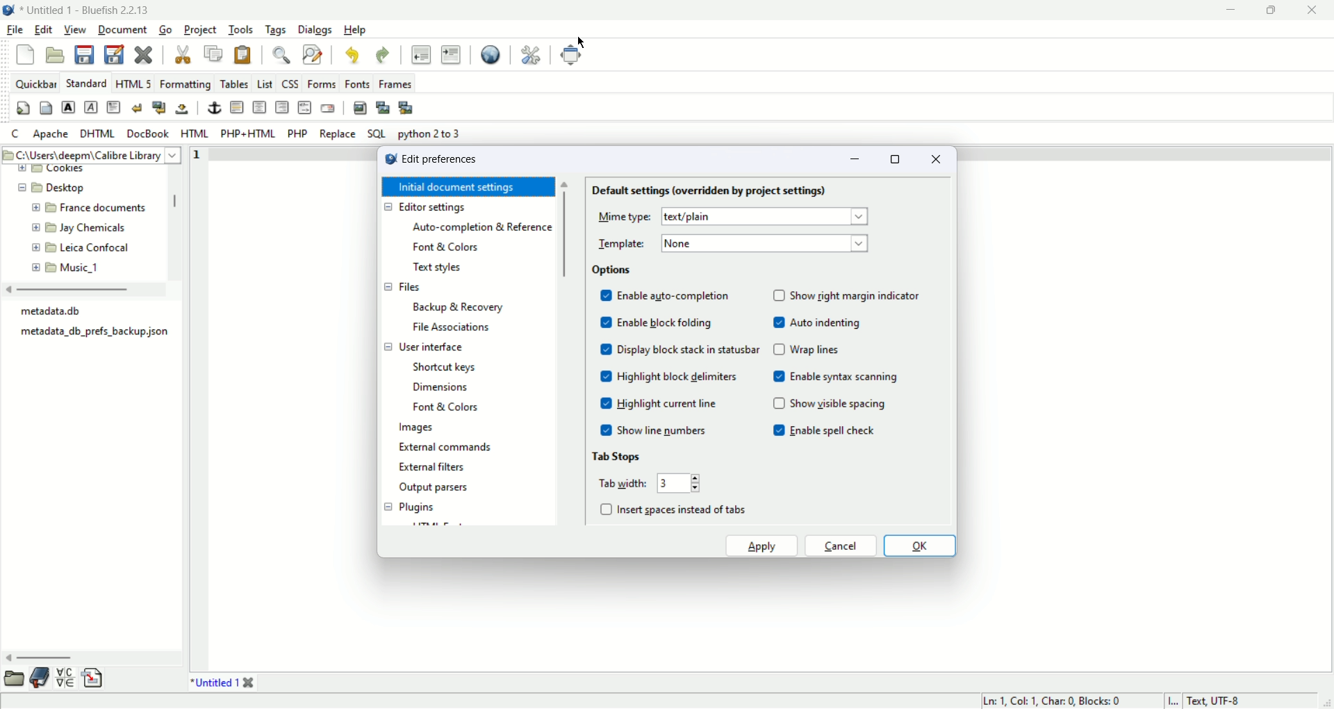 The image size is (1334, 709). What do you see at coordinates (361, 108) in the screenshot?
I see `insert image` at bounding box center [361, 108].